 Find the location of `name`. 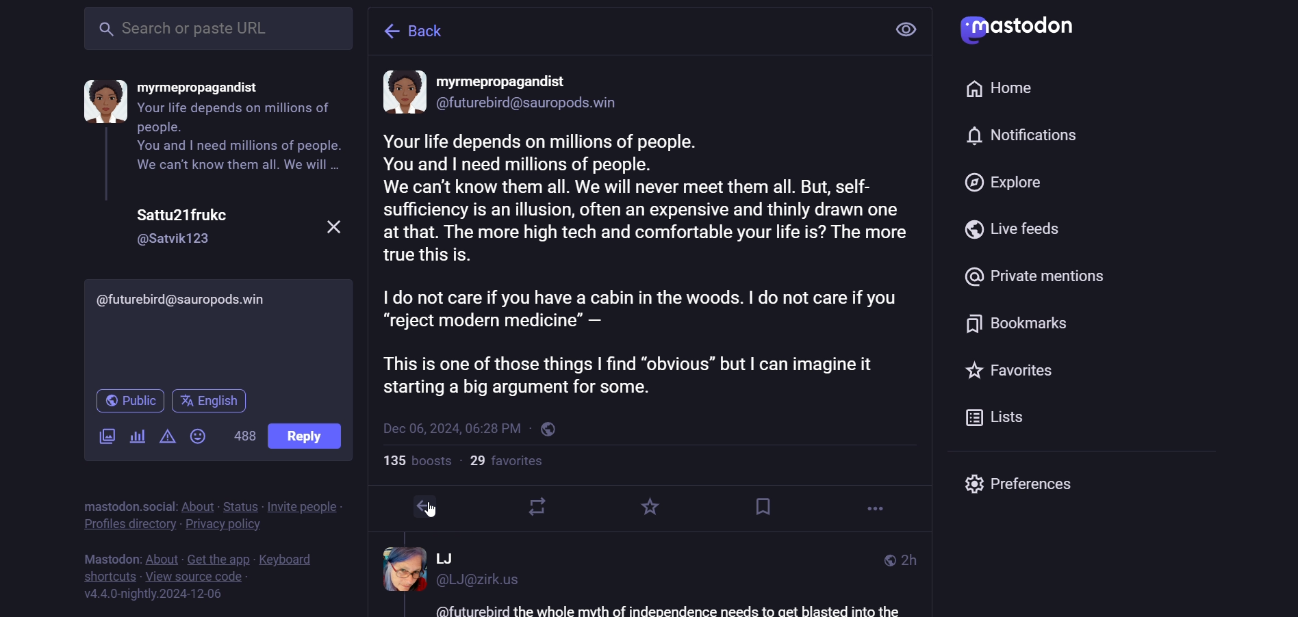

name is located at coordinates (507, 82).